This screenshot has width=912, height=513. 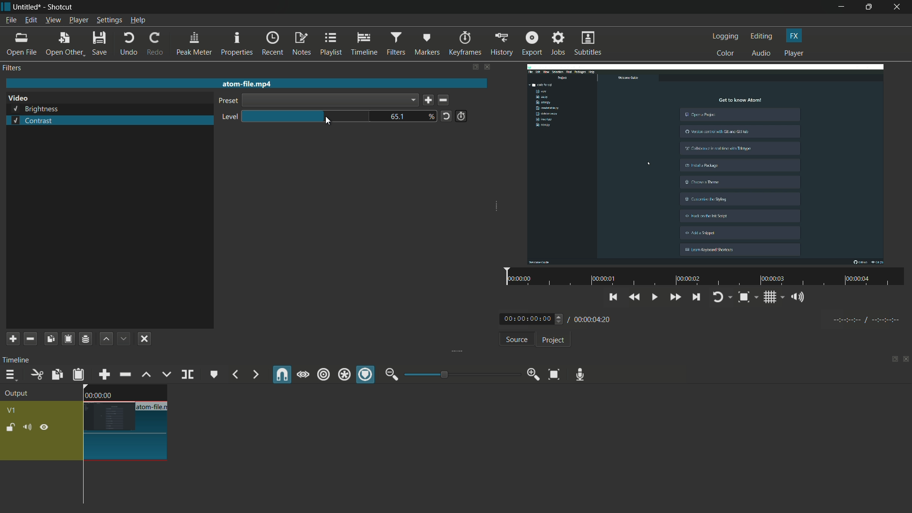 What do you see at coordinates (676, 298) in the screenshot?
I see `quickly play forward` at bounding box center [676, 298].